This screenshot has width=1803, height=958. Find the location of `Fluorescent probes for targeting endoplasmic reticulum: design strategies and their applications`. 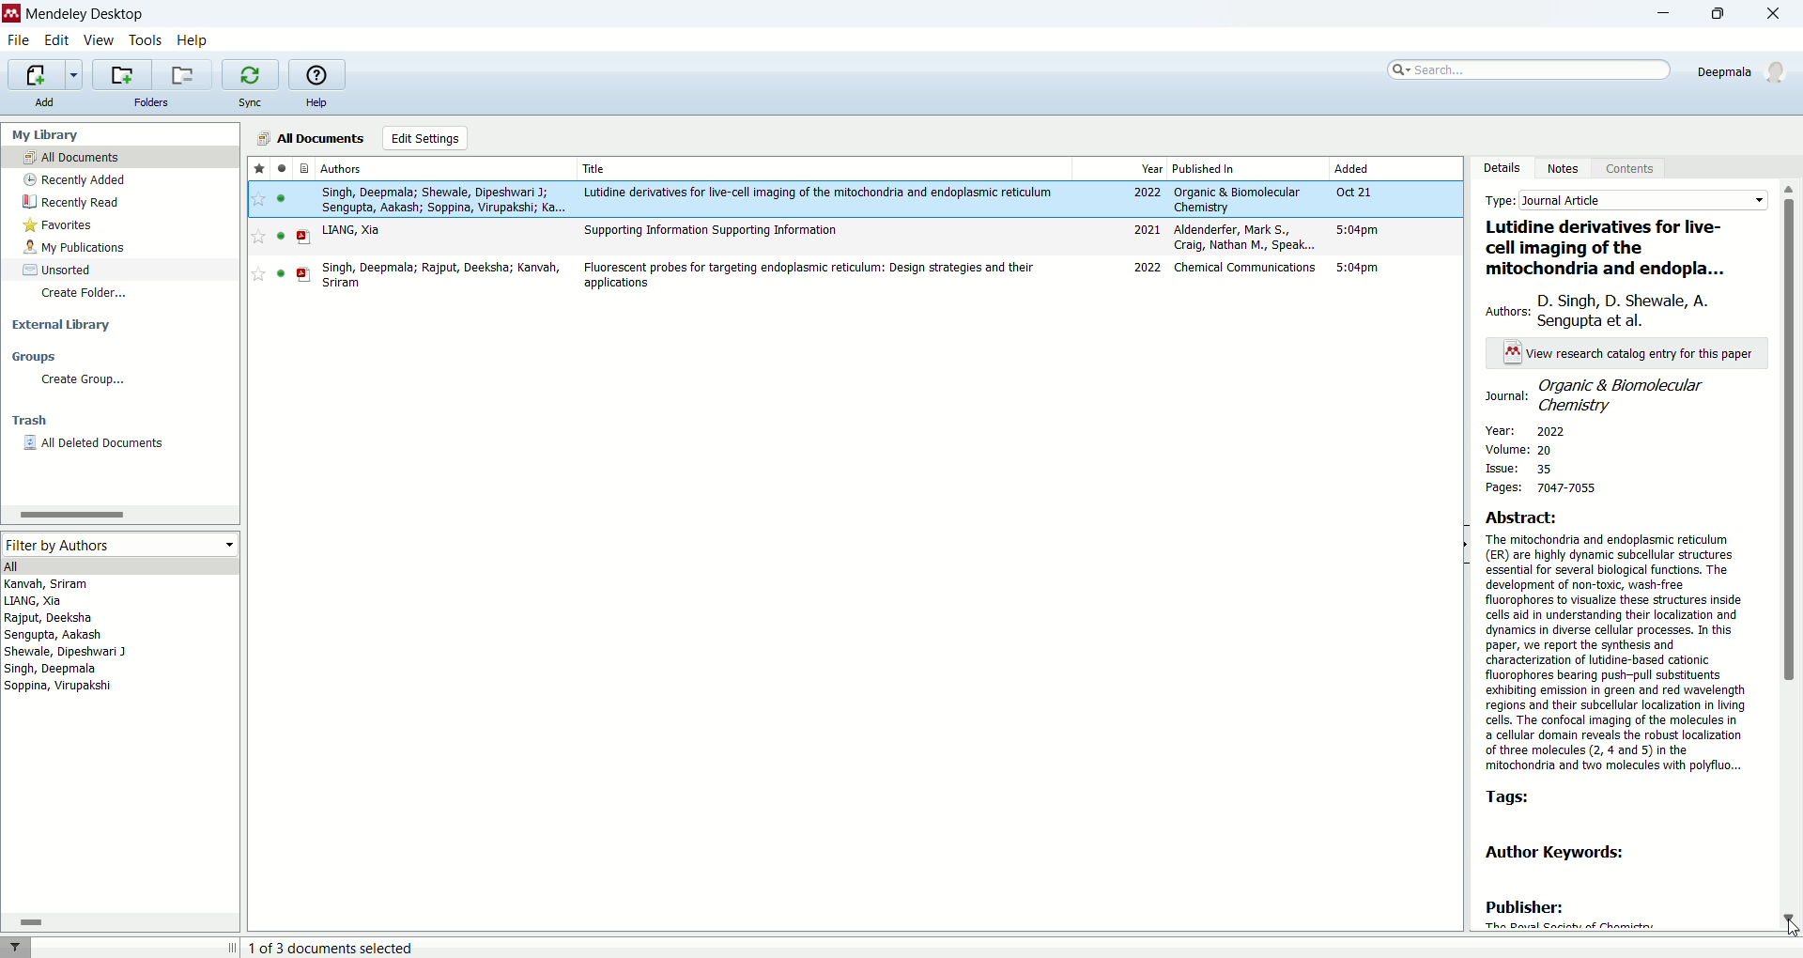

Fluorescent probes for targeting endoplasmic reticulum: design strategies and their applications is located at coordinates (808, 275).